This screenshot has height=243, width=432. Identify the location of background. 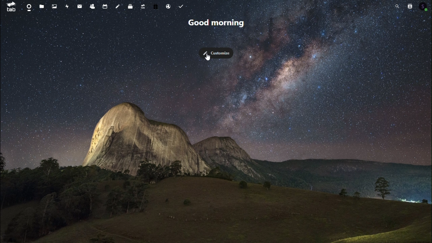
(160, 153).